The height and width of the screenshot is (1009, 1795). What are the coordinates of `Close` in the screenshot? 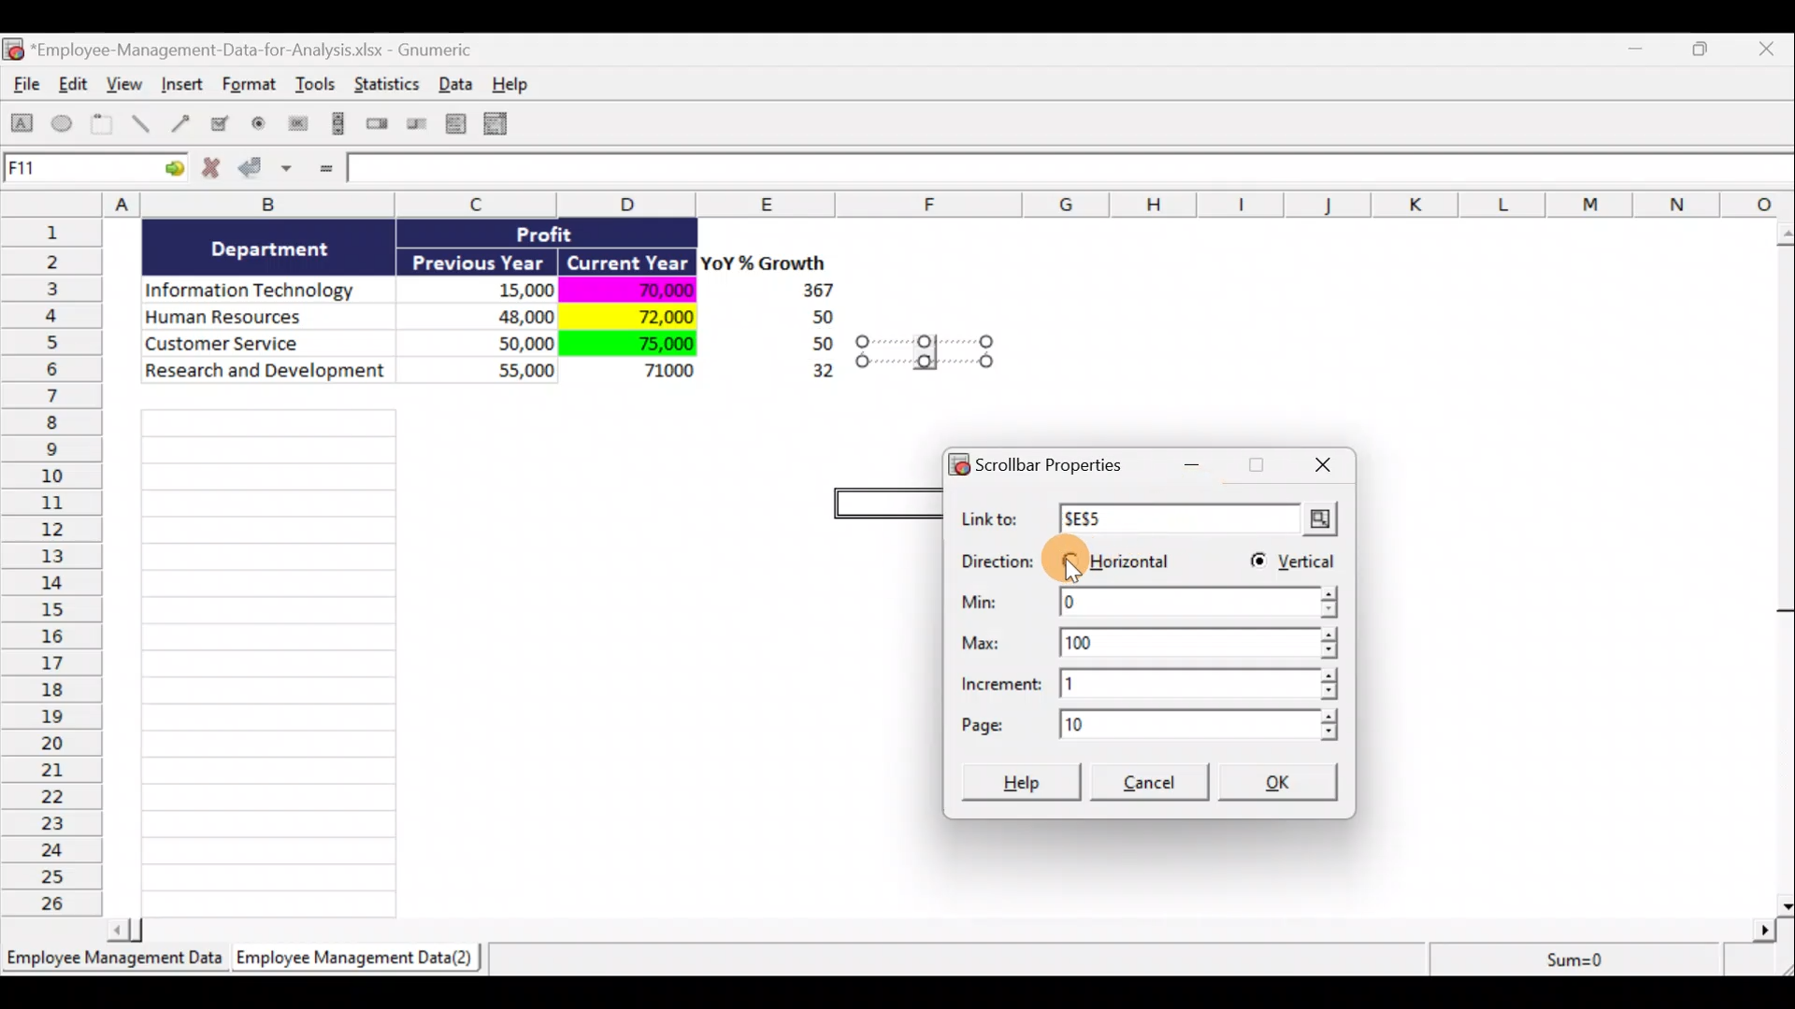 It's located at (1317, 465).